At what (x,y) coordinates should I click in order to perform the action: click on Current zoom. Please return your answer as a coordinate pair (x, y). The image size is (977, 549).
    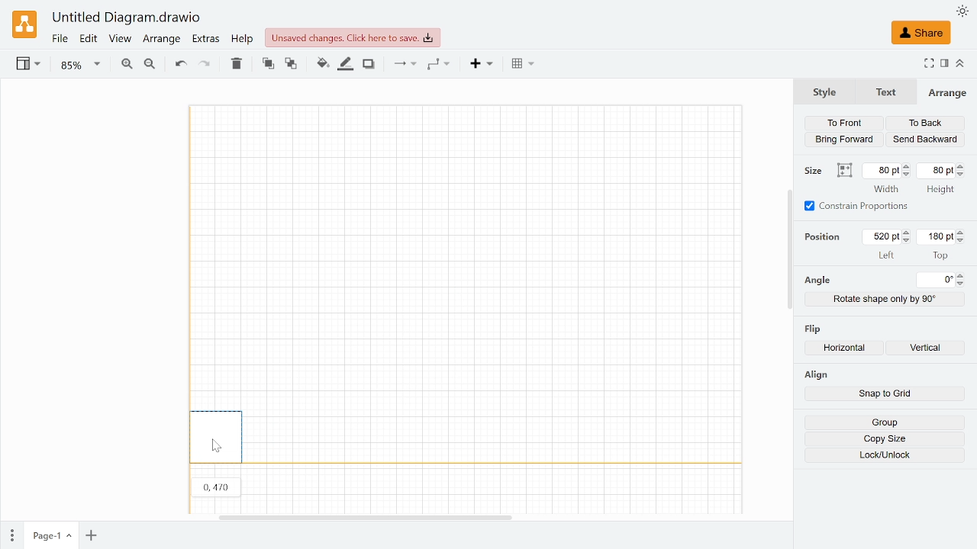
    Looking at the image, I should click on (81, 65).